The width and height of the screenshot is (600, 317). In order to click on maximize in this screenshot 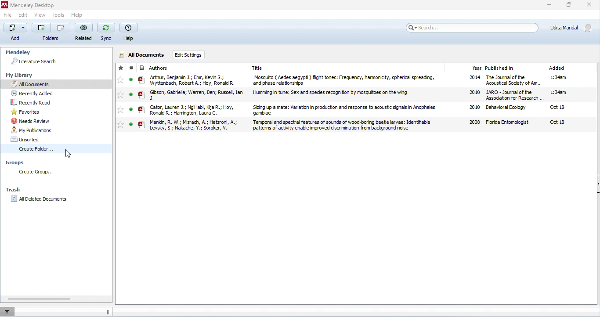, I will do `click(568, 5)`.